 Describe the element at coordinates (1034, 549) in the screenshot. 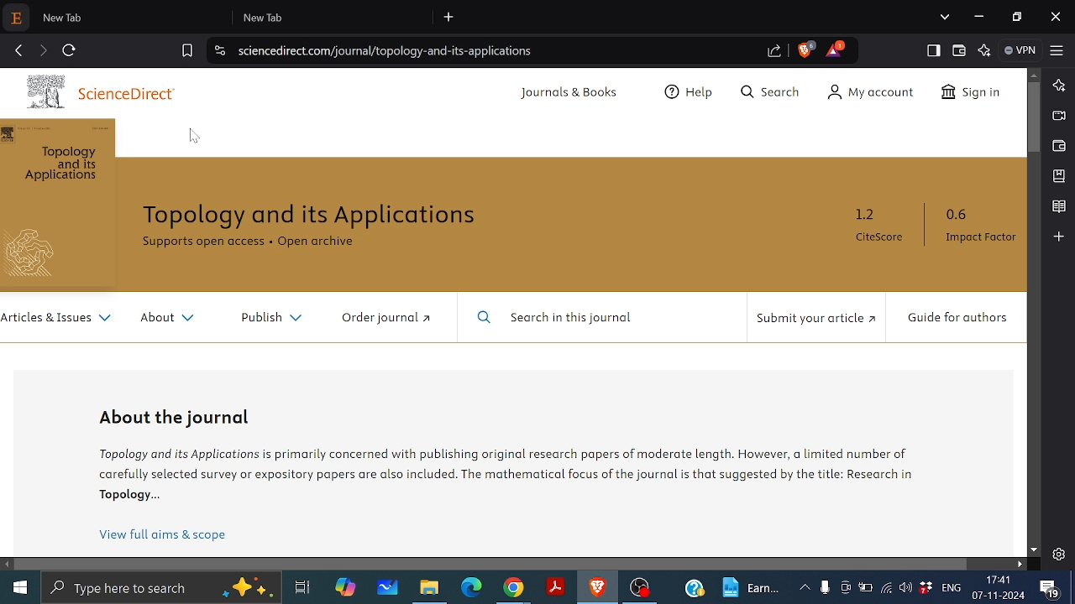

I see `Move down` at that location.